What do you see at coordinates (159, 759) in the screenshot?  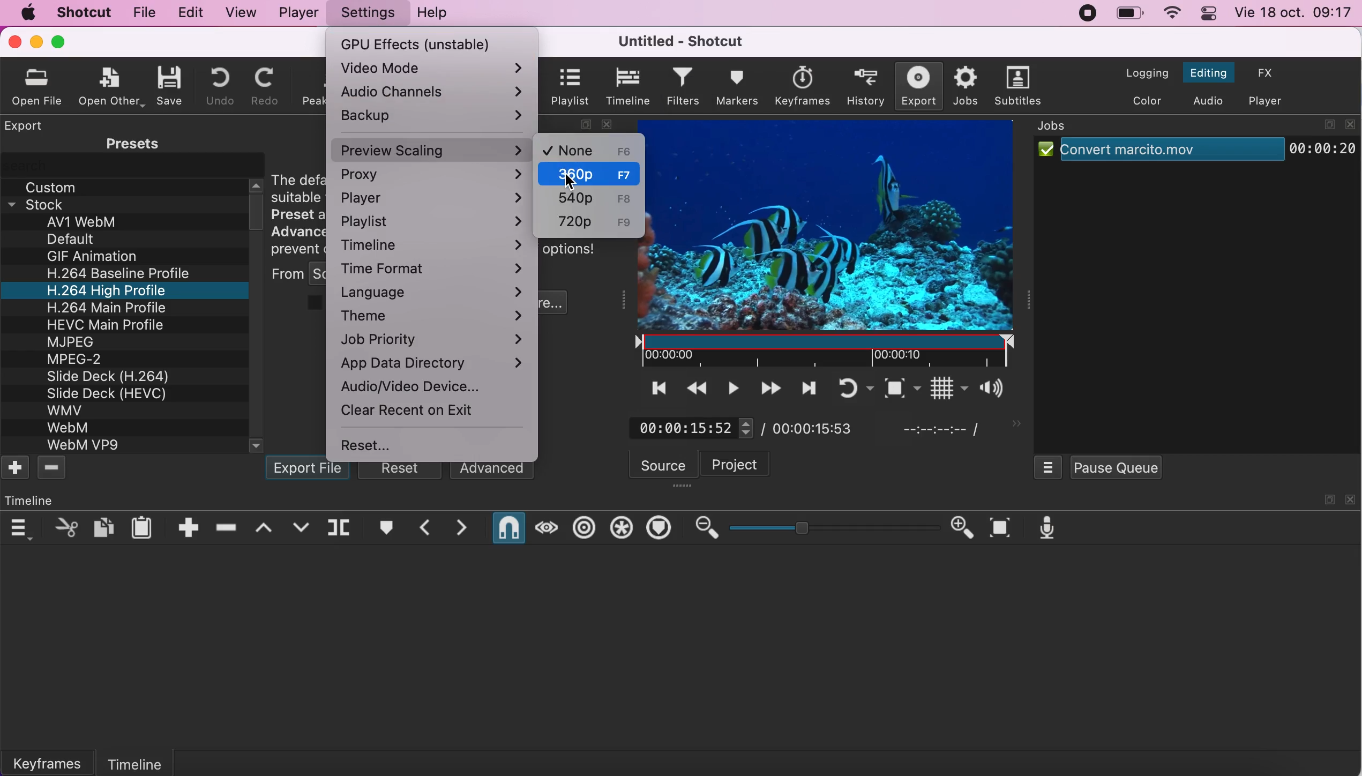 I see `timeline` at bounding box center [159, 759].